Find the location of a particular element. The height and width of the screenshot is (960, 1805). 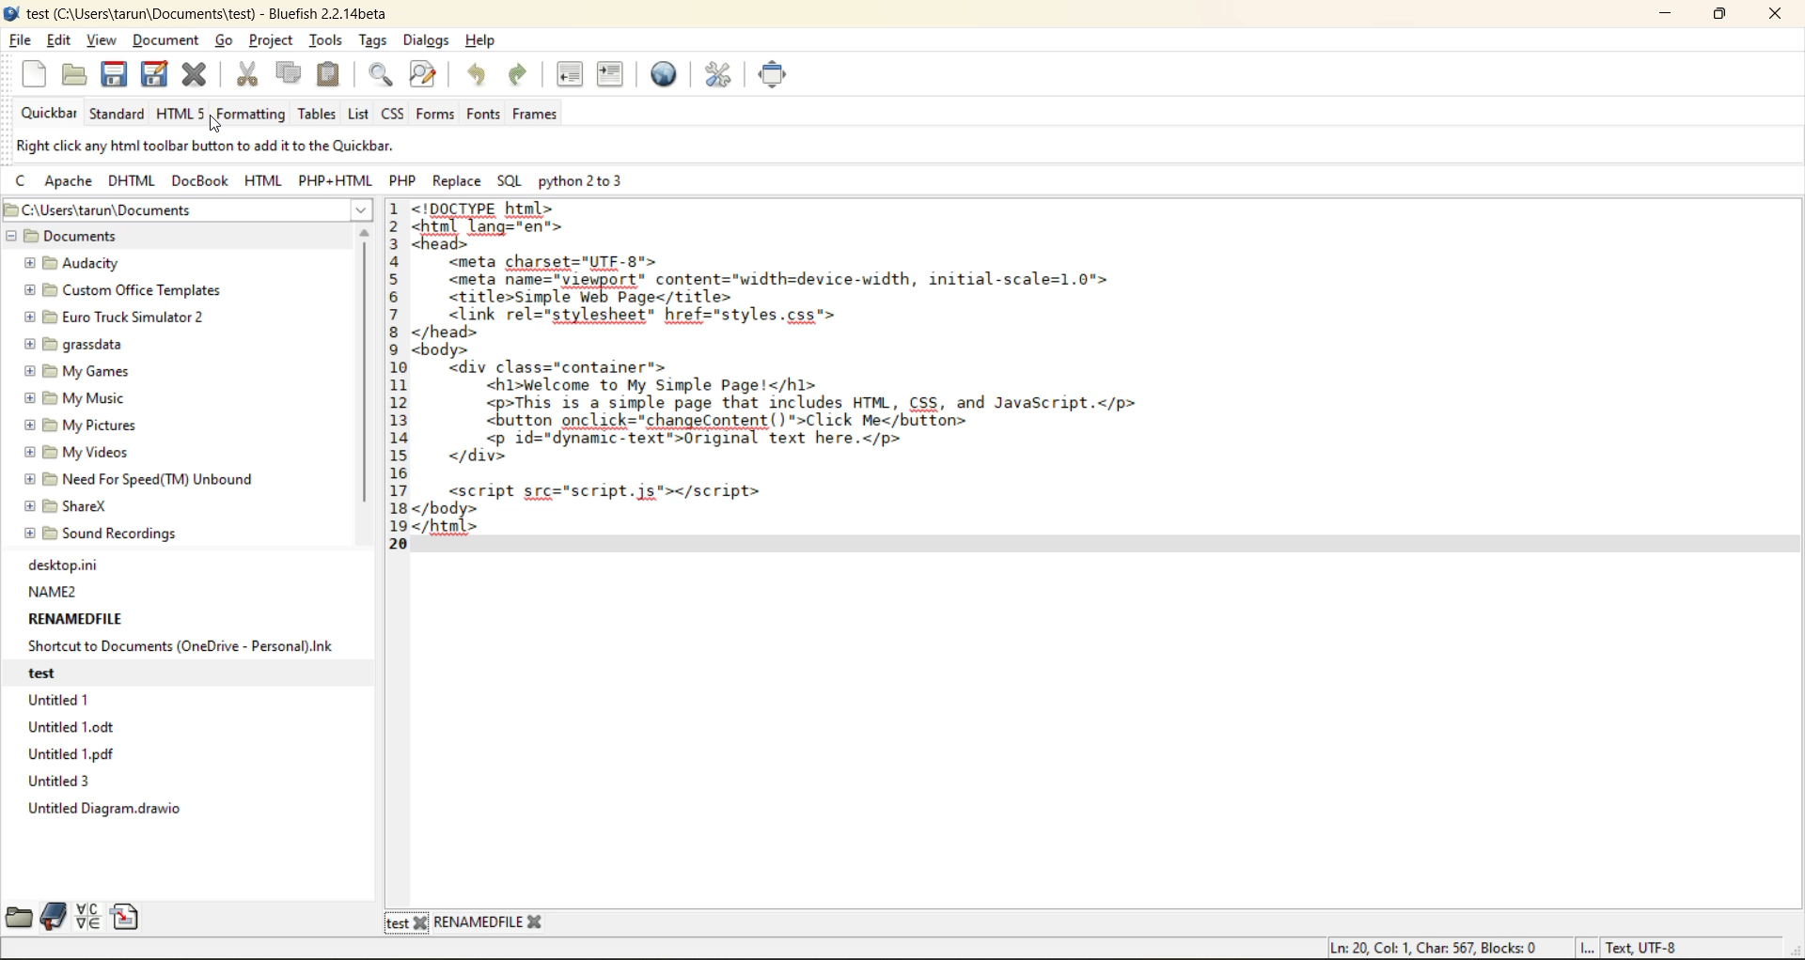

maximize is located at coordinates (1726, 14).